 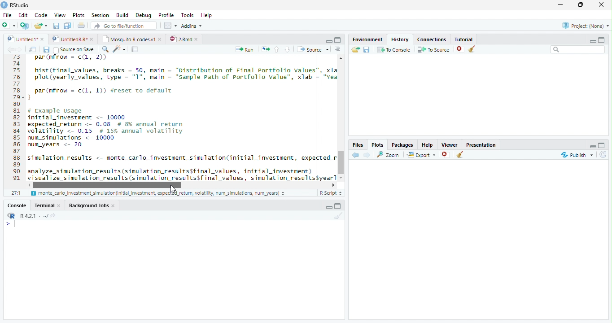 What do you see at coordinates (122, 15) in the screenshot?
I see `Build` at bounding box center [122, 15].